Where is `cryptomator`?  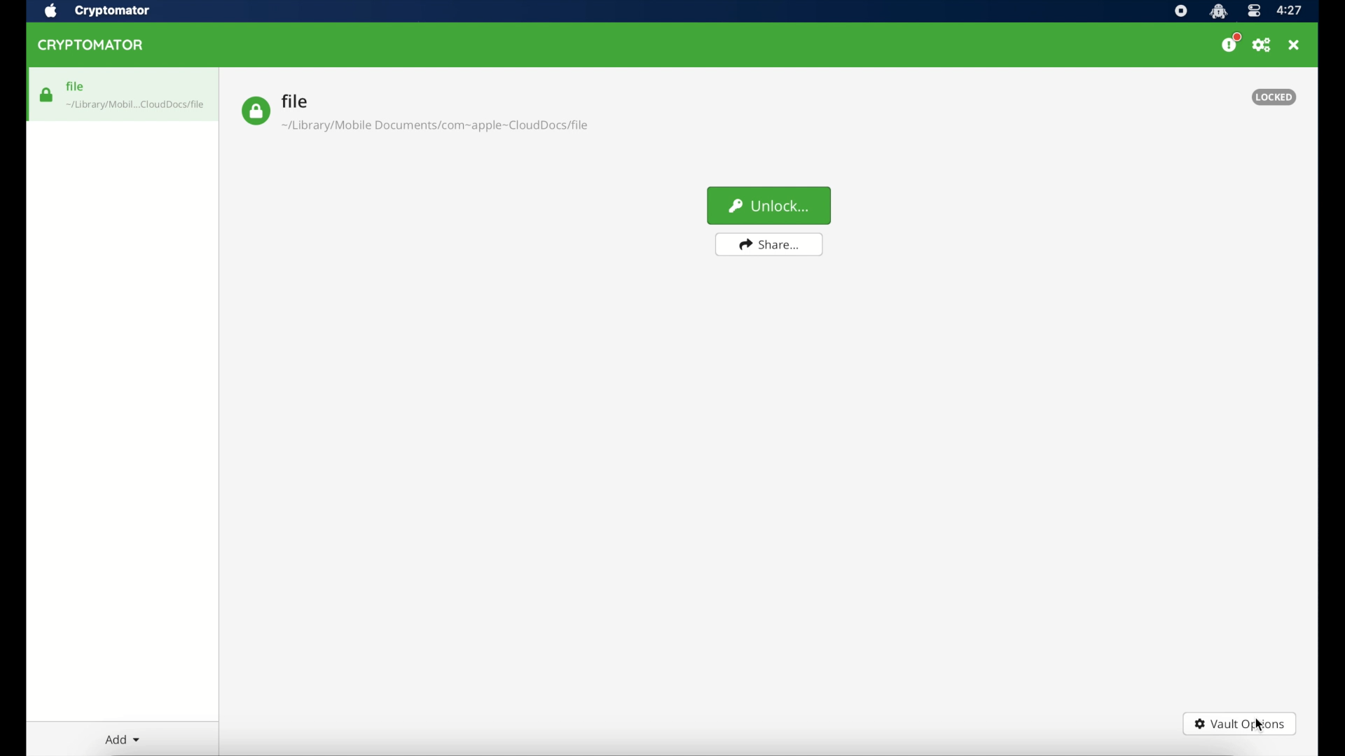
cryptomator is located at coordinates (93, 45).